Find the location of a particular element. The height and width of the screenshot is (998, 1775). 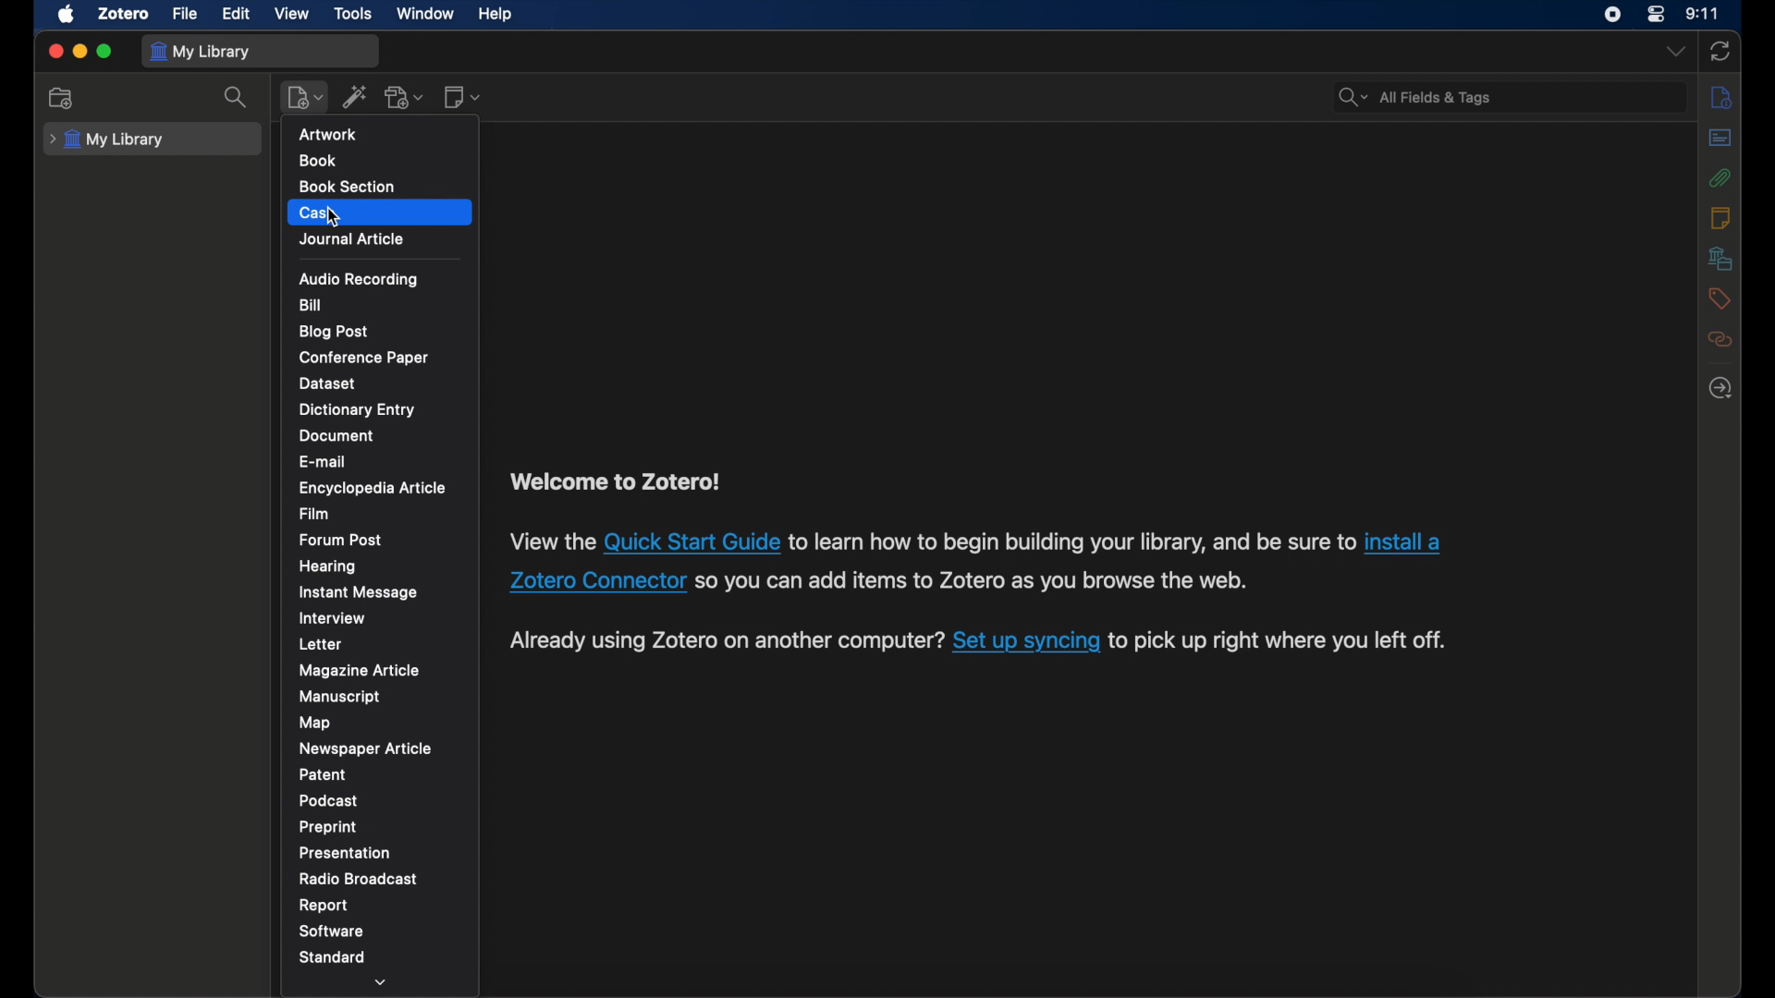

encyclopedia article is located at coordinates (373, 488).